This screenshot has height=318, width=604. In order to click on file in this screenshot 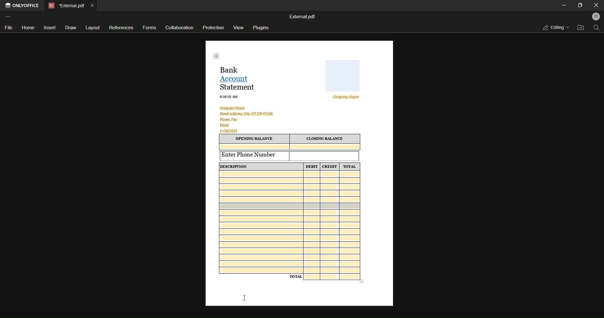, I will do `click(8, 28)`.